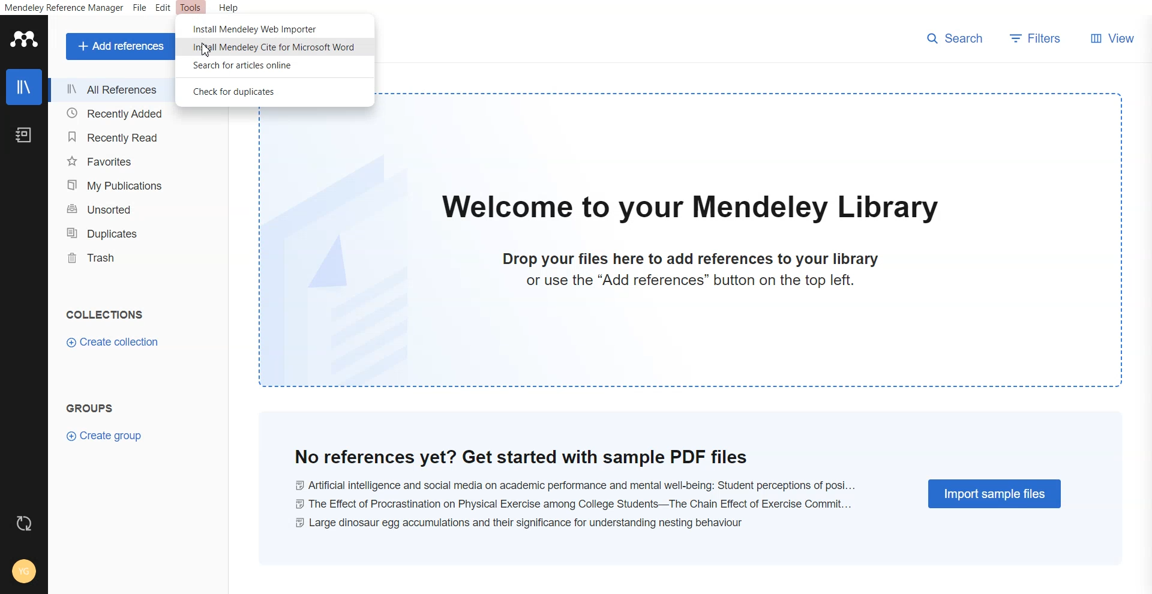 Image resolution: width=1152 pixels, height=594 pixels. What do you see at coordinates (209, 52) in the screenshot?
I see `cursor` at bounding box center [209, 52].